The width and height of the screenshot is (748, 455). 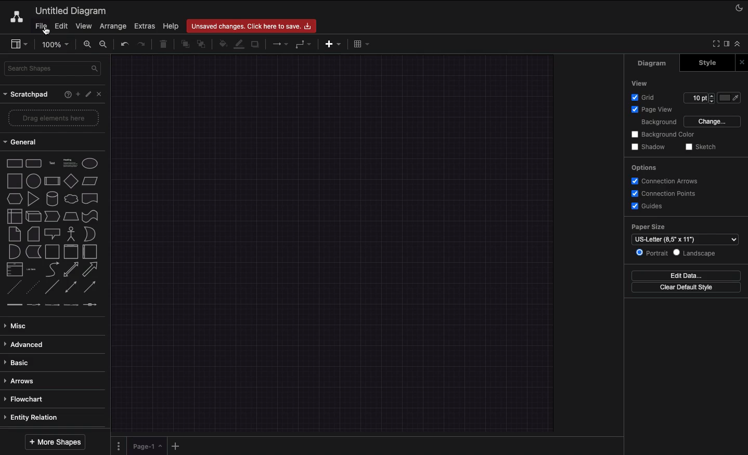 I want to click on Diamond, so click(x=71, y=181).